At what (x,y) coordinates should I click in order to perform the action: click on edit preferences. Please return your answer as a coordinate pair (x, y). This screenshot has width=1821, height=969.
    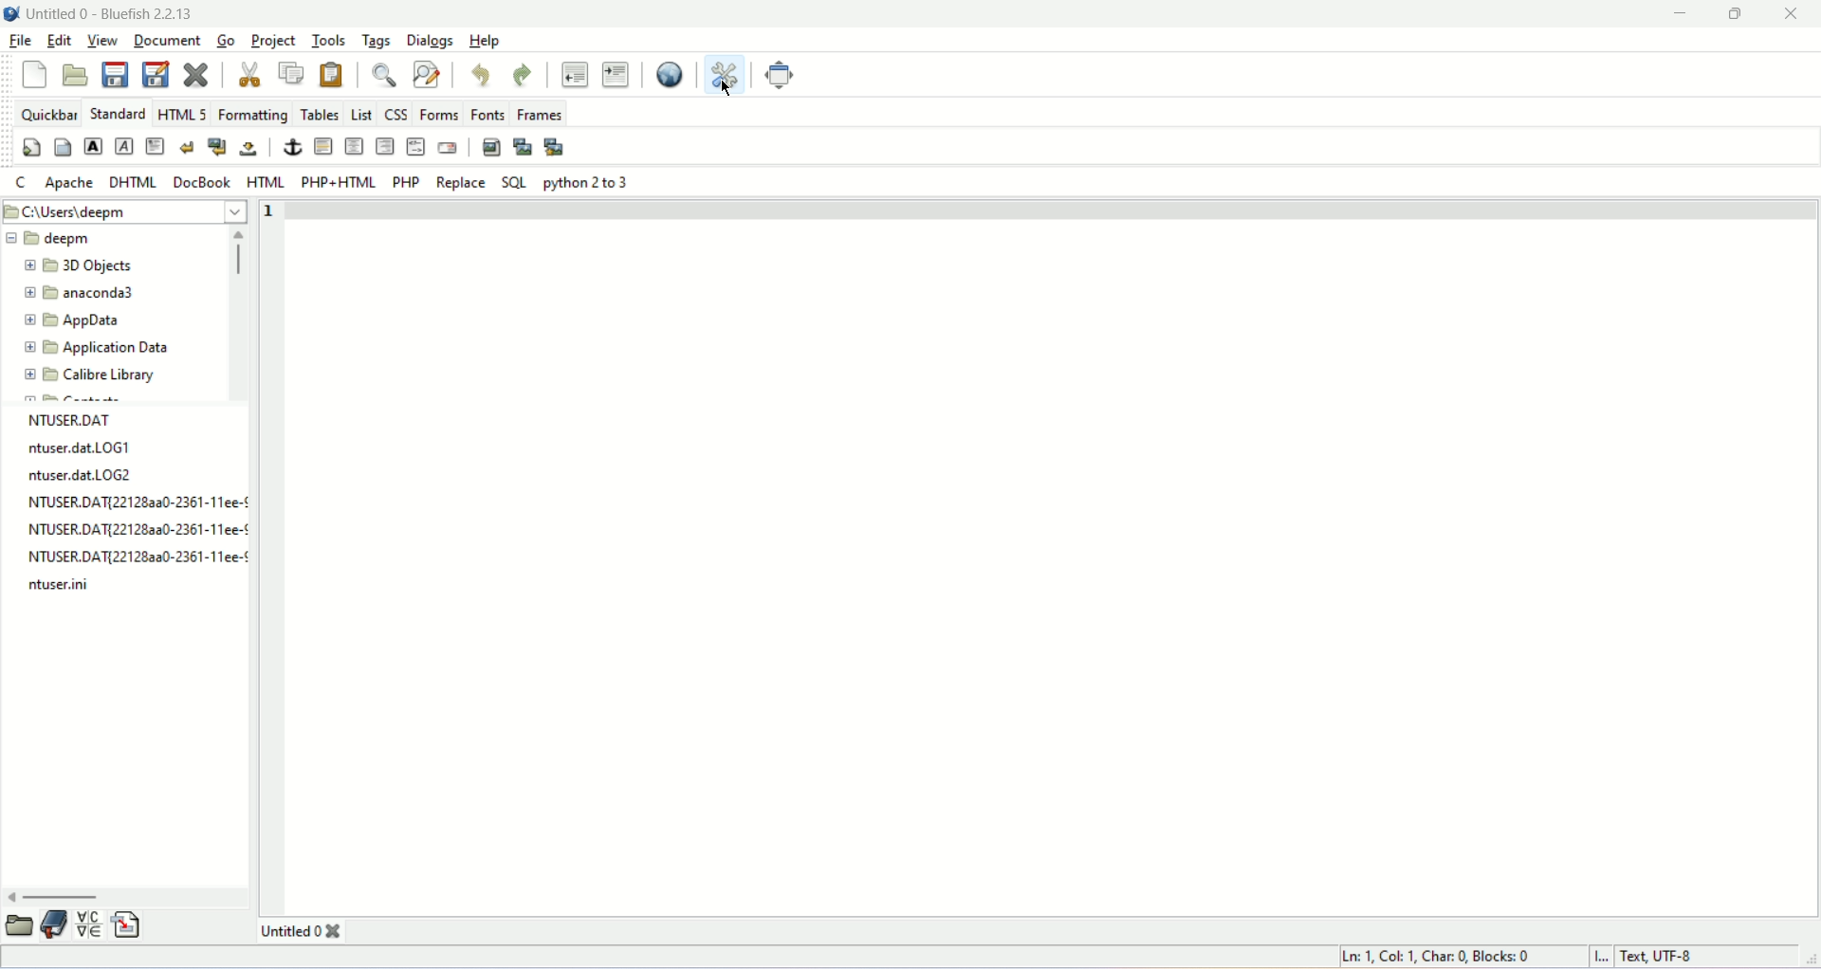
    Looking at the image, I should click on (727, 73).